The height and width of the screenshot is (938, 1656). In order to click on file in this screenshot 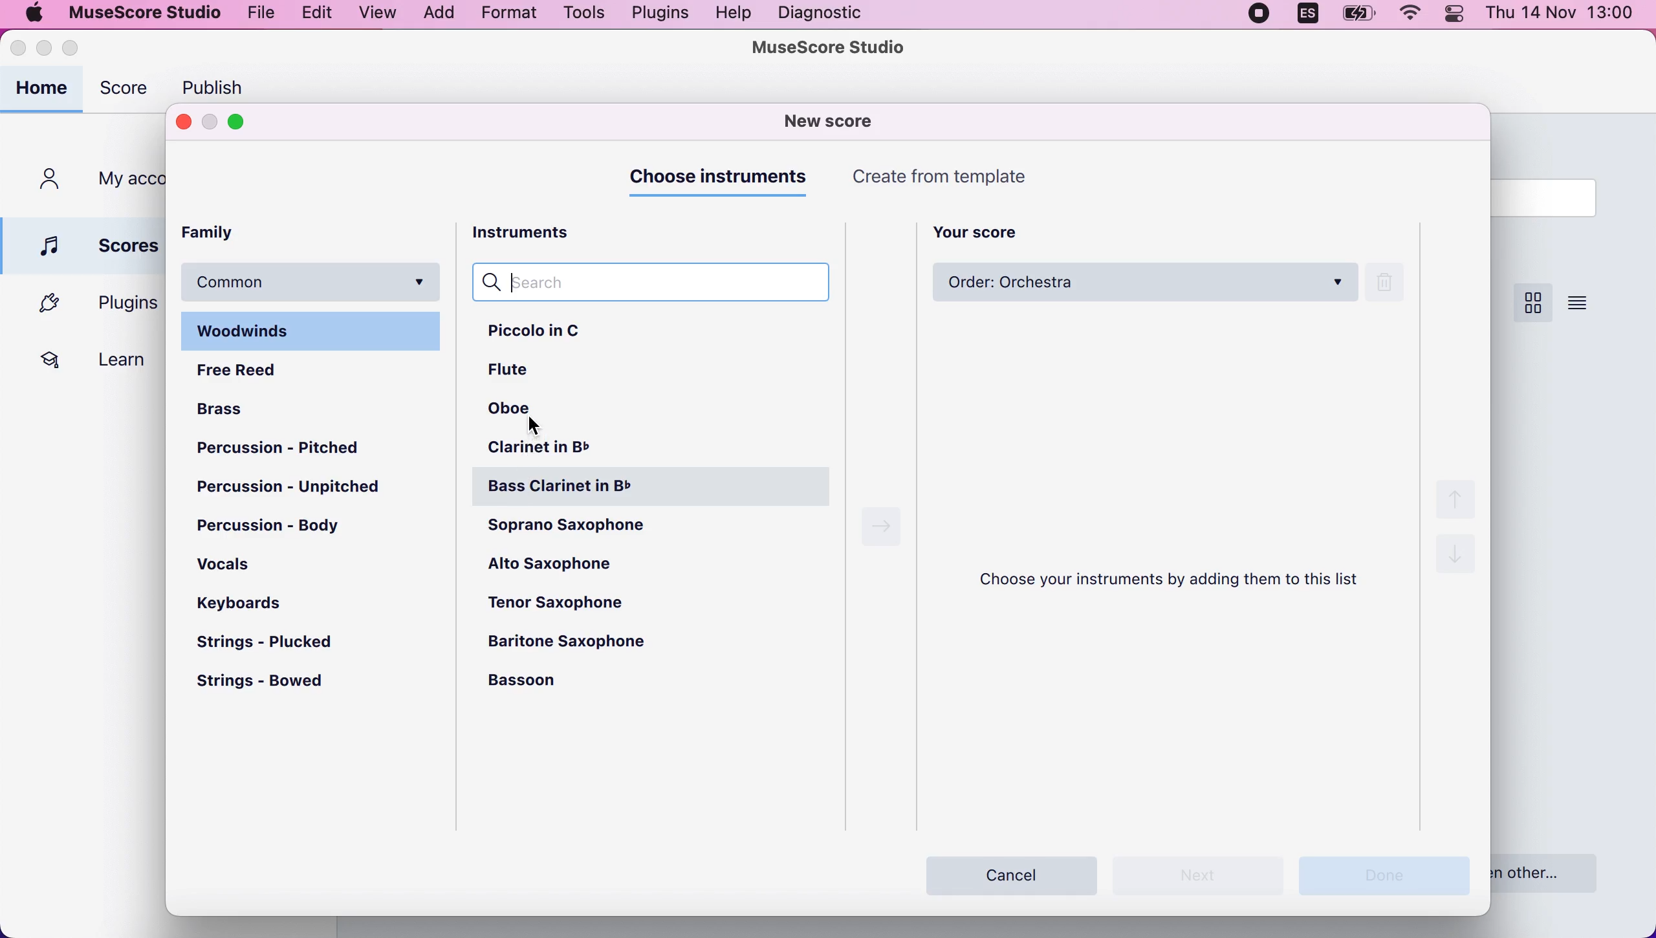, I will do `click(260, 13)`.